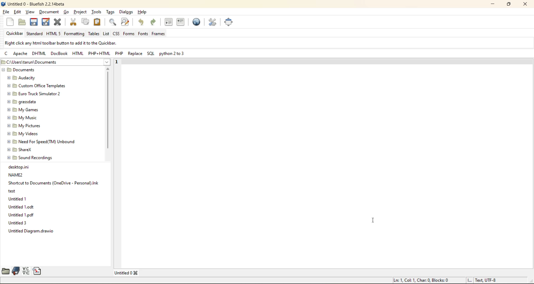 This screenshot has width=534, height=284. What do you see at coordinates (45, 21) in the screenshot?
I see `save all` at bounding box center [45, 21].